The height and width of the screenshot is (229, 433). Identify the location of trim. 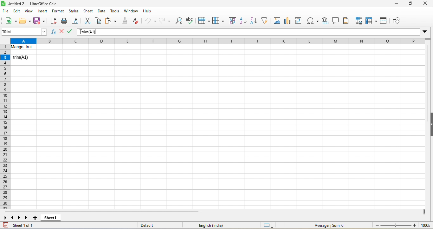
(25, 31).